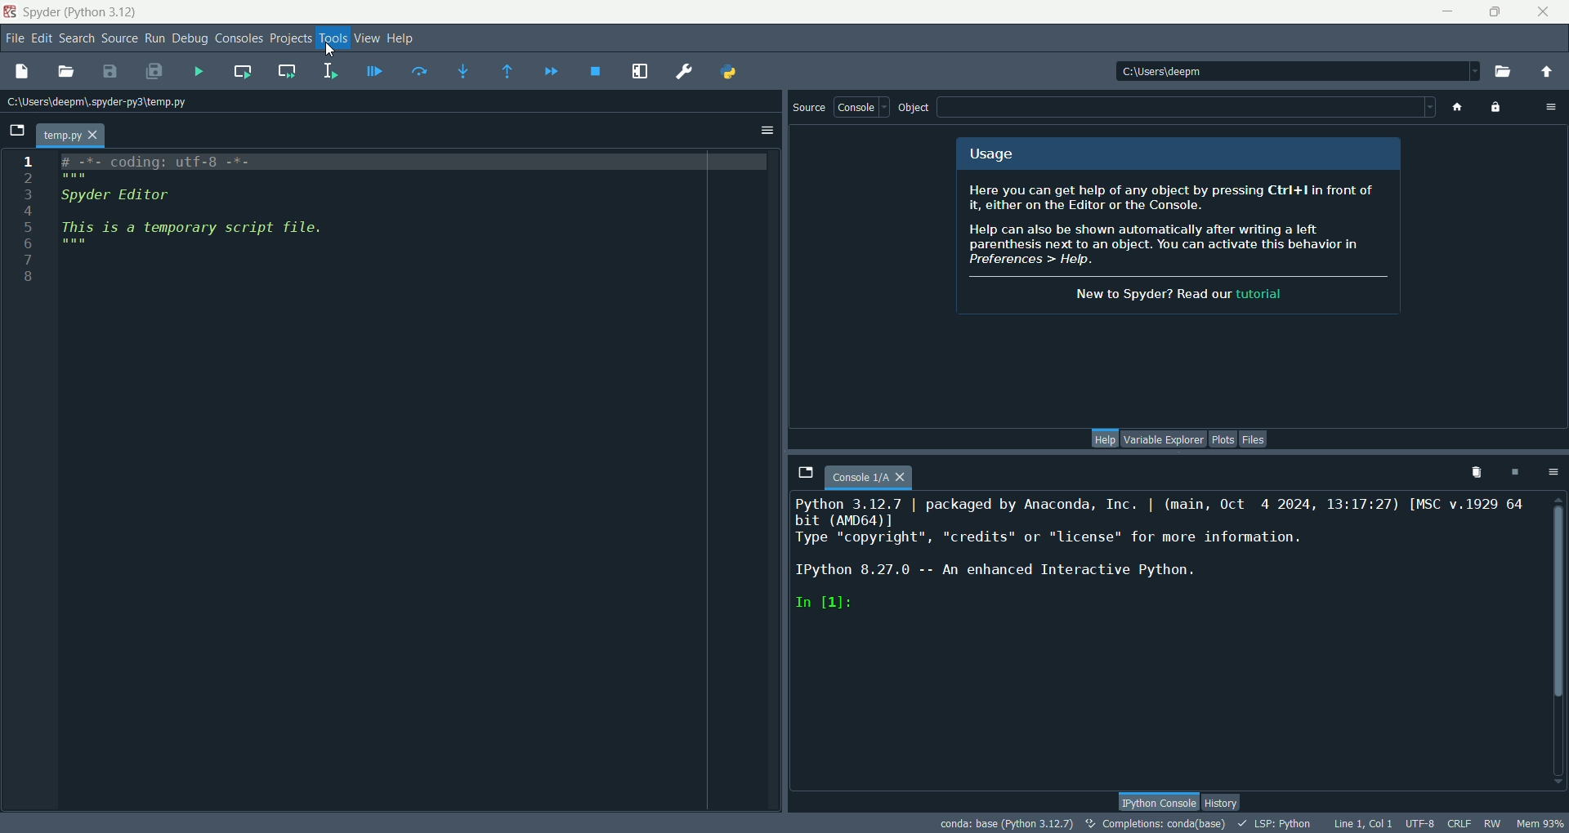 The width and height of the screenshot is (1569, 833). What do you see at coordinates (1224, 441) in the screenshot?
I see `plots` at bounding box center [1224, 441].